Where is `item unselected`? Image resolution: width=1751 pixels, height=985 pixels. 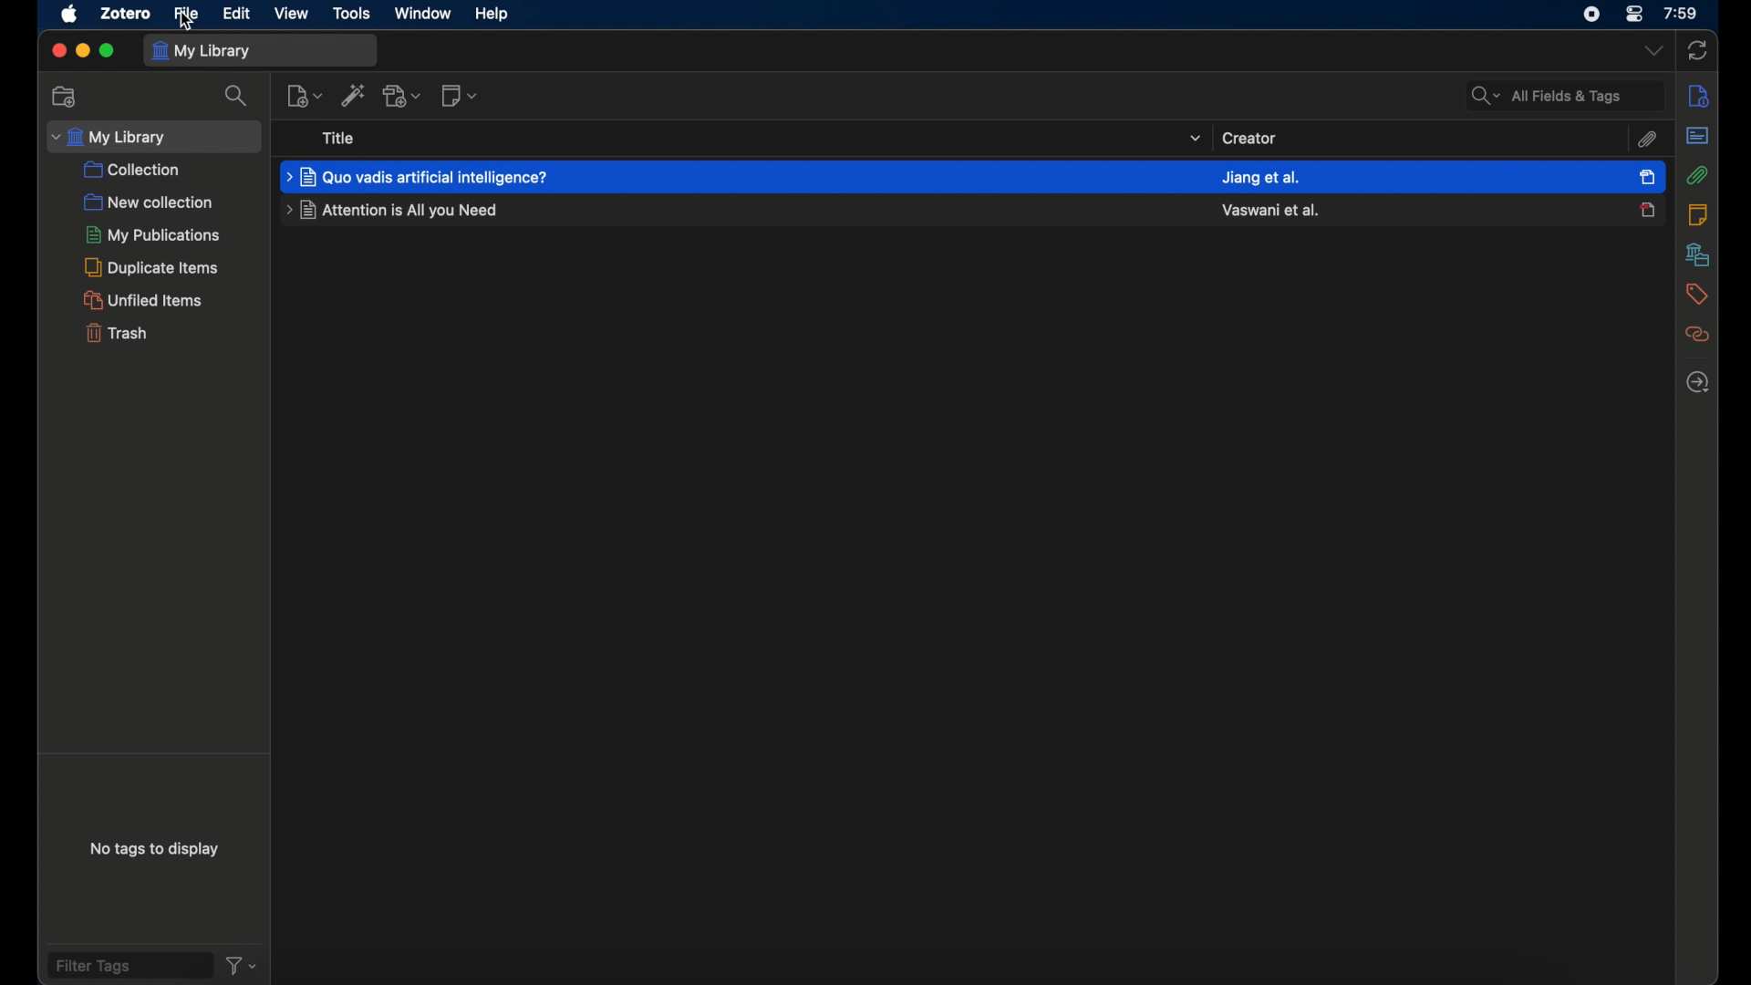
item unselected is located at coordinates (1647, 210).